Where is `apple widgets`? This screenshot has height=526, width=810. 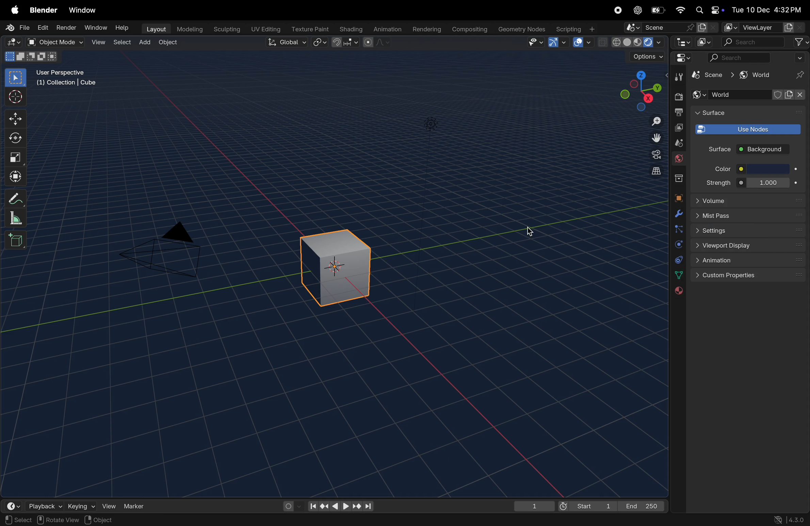 apple widgets is located at coordinates (708, 10).